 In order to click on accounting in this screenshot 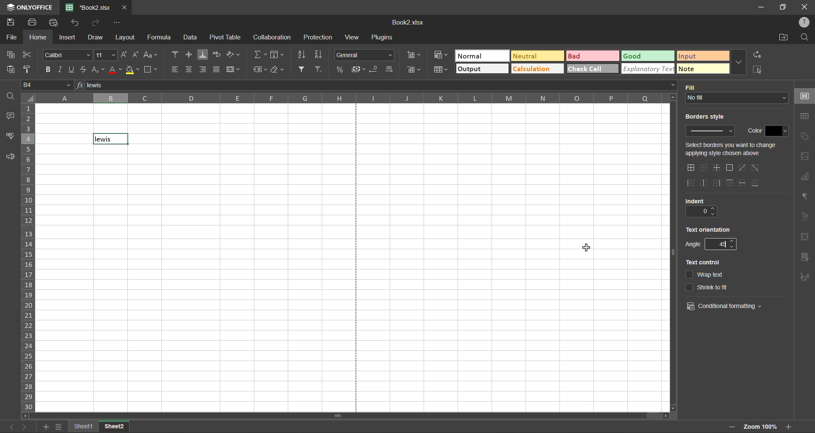, I will do `click(358, 69)`.